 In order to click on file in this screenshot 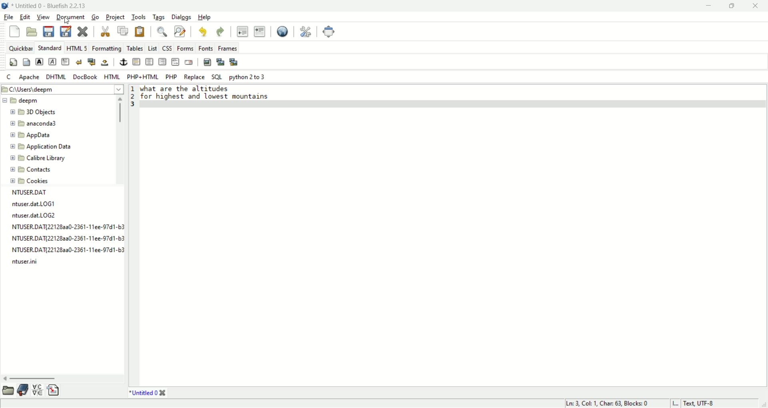, I will do `click(9, 17)`.